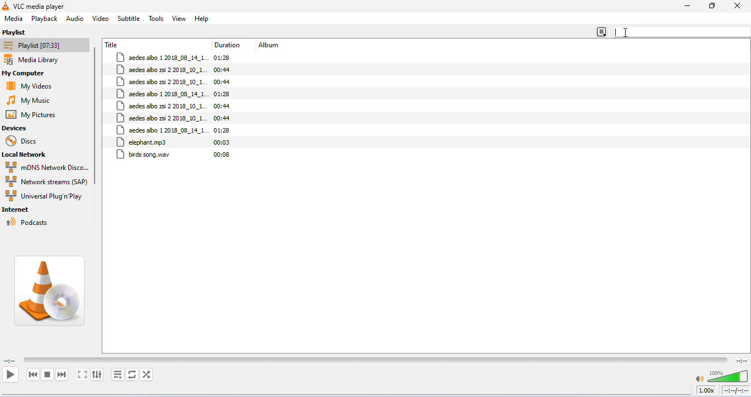 Image resolution: width=751 pixels, height=397 pixels. Describe the element at coordinates (223, 142) in the screenshot. I see `00:03` at that location.